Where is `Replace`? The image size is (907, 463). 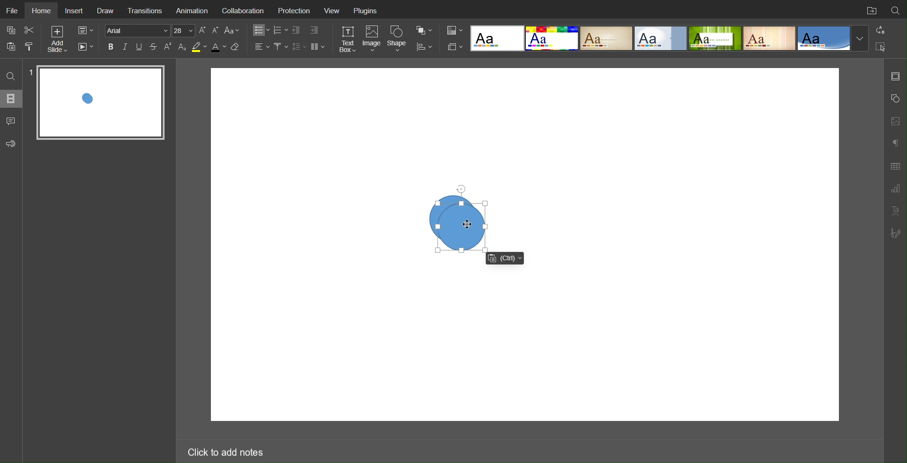
Replace is located at coordinates (880, 30).